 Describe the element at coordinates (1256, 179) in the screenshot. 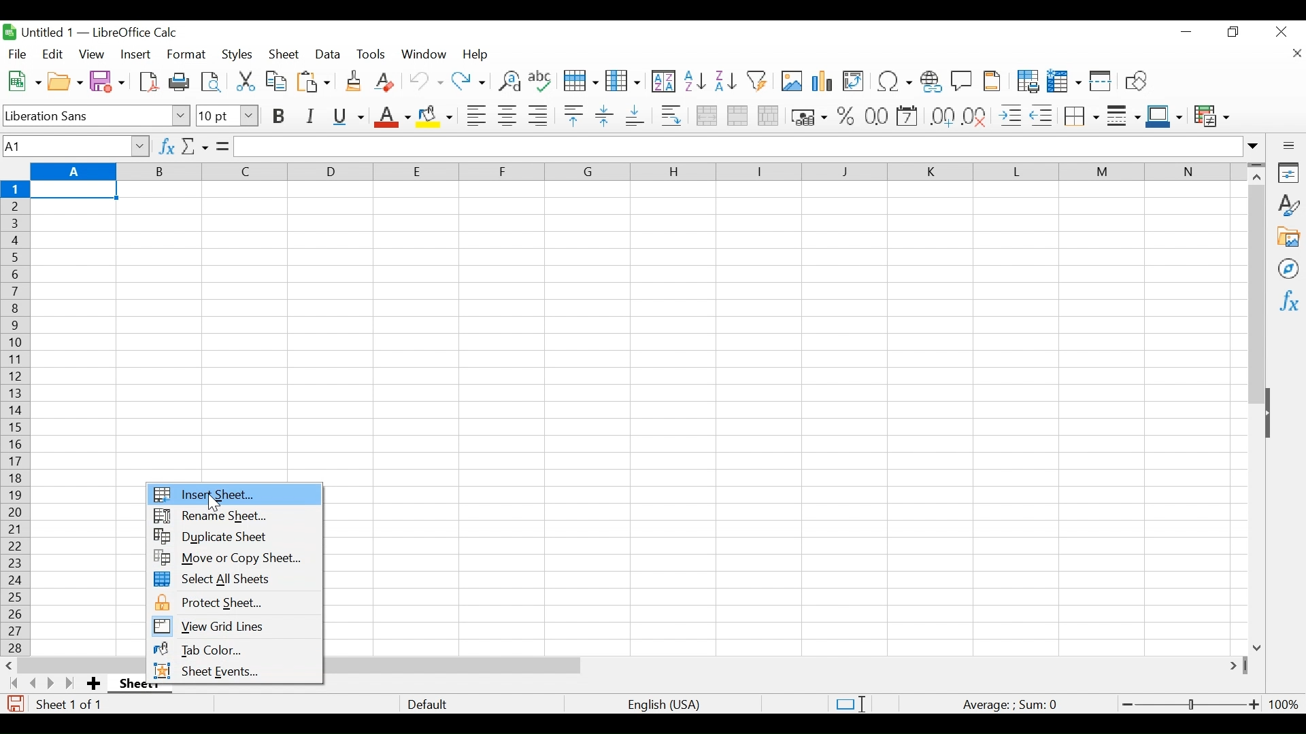

I see `Scroll up` at that location.